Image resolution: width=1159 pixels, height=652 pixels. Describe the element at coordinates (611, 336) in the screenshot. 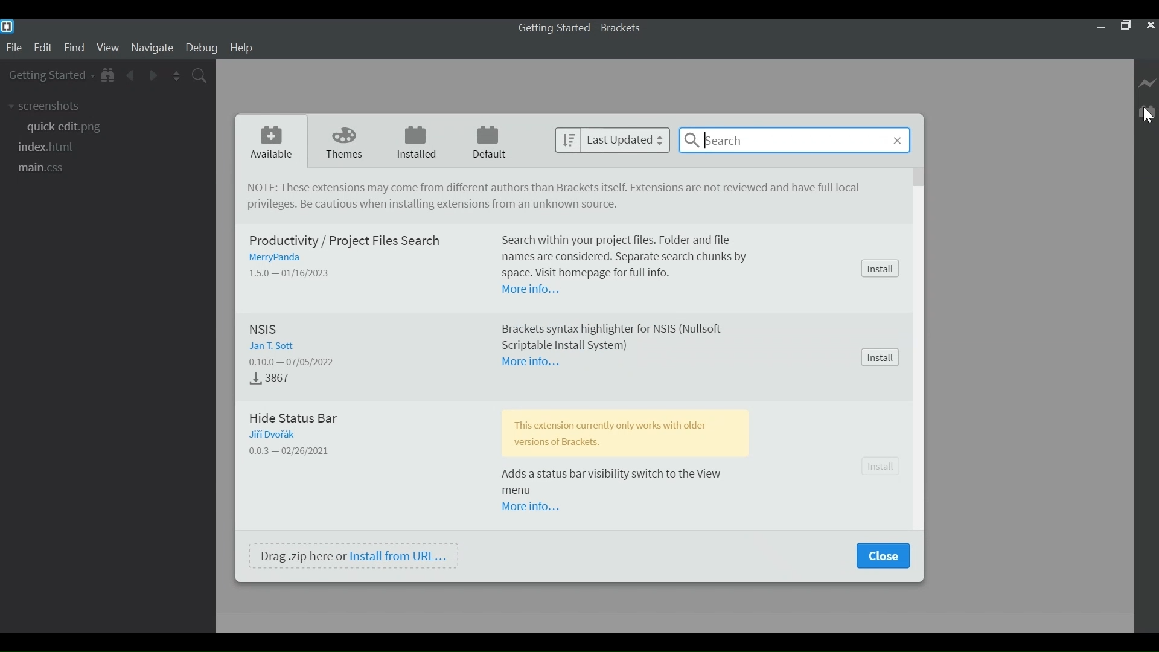

I see `Brackets syntax highlighter for NSIS (Nullsoft
Scriptable Install System)` at that location.